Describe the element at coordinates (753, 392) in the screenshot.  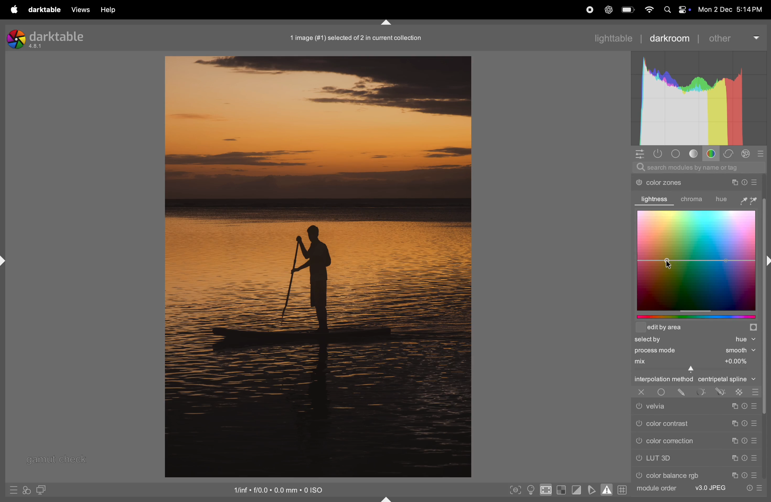
I see `` at that location.